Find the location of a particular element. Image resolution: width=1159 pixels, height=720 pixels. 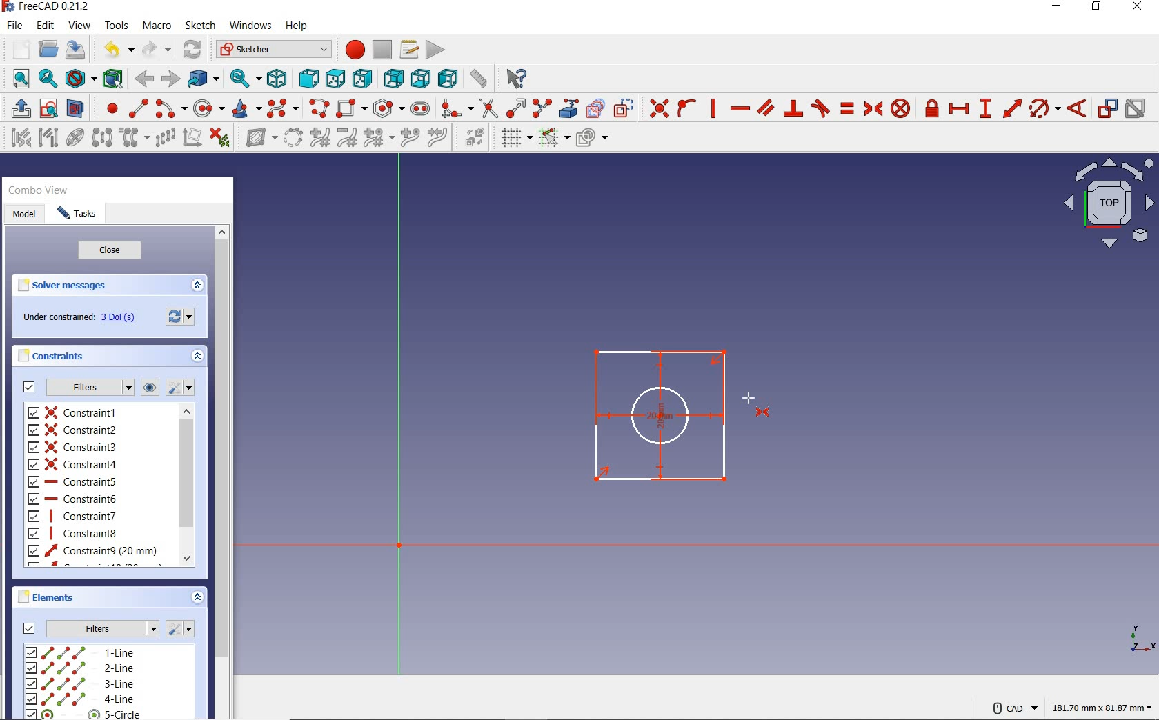

new is located at coordinates (18, 50).